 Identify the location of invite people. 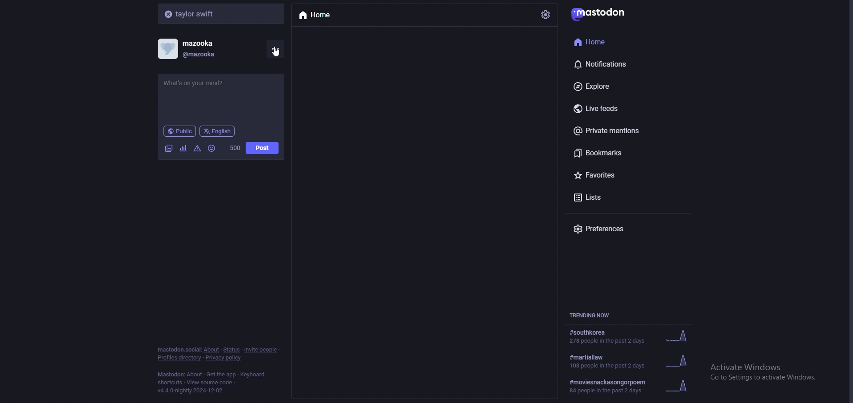
(263, 350).